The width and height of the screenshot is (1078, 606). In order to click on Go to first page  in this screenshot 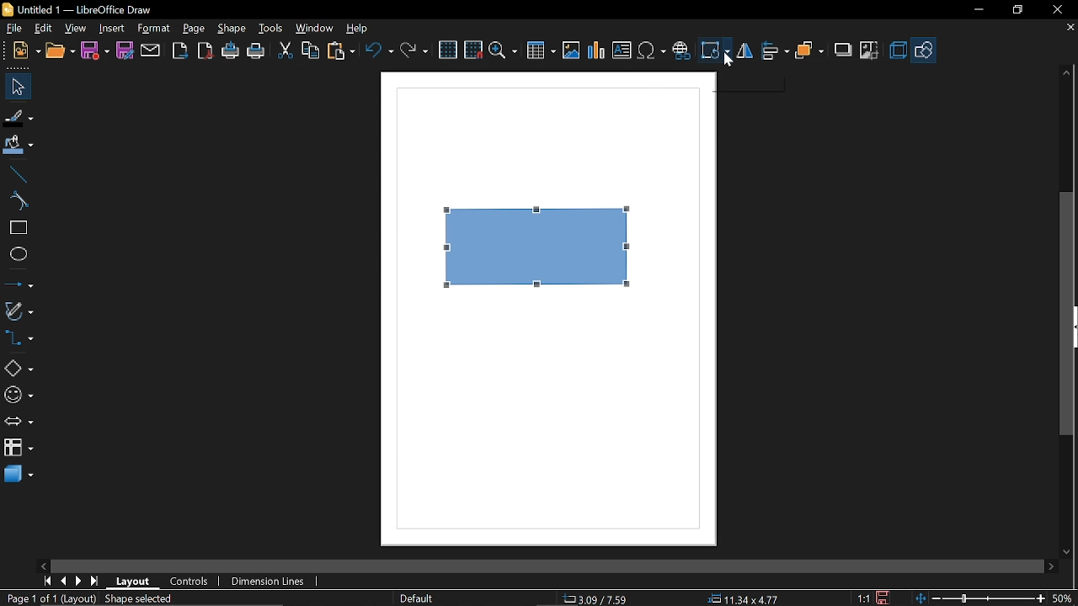, I will do `click(47, 581)`.